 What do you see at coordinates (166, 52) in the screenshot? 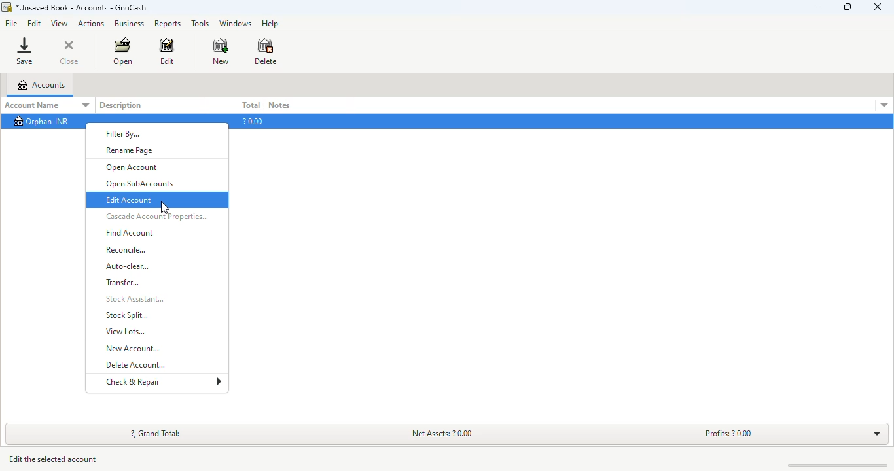
I see `edit` at bounding box center [166, 52].